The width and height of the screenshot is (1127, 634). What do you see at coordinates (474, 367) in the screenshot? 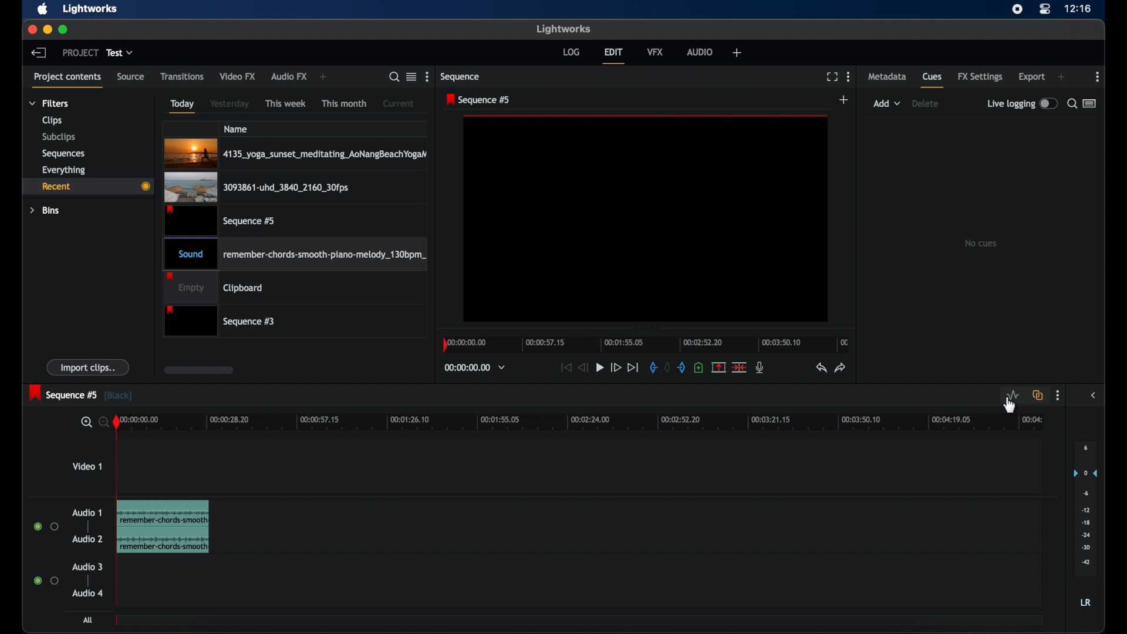
I see `timecodes and reels` at bounding box center [474, 367].